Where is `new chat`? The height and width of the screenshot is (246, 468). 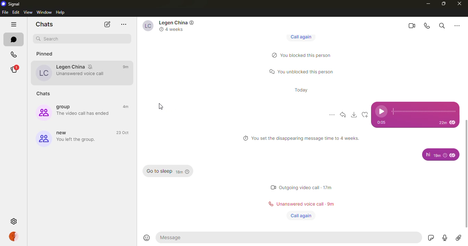 new chat is located at coordinates (107, 25).